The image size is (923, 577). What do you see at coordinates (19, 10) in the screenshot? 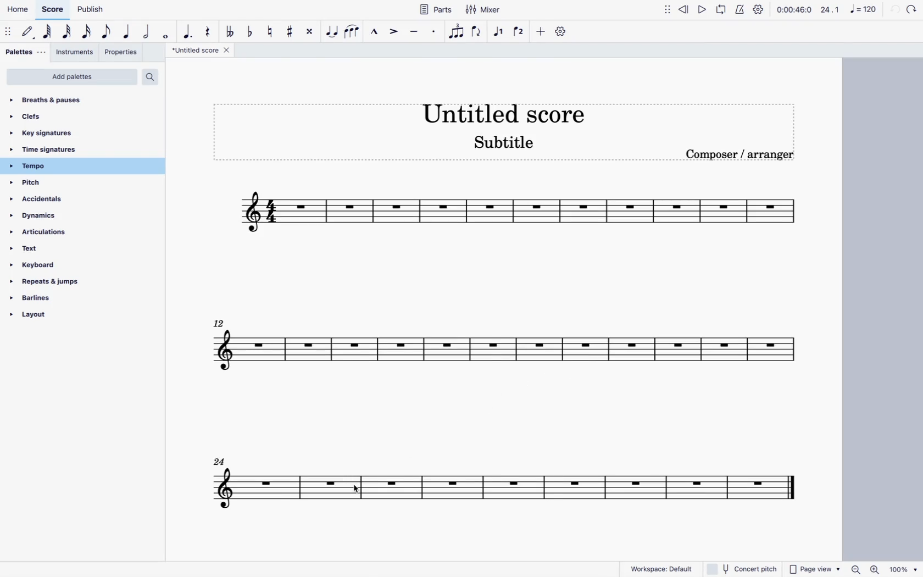
I see `home` at bounding box center [19, 10].